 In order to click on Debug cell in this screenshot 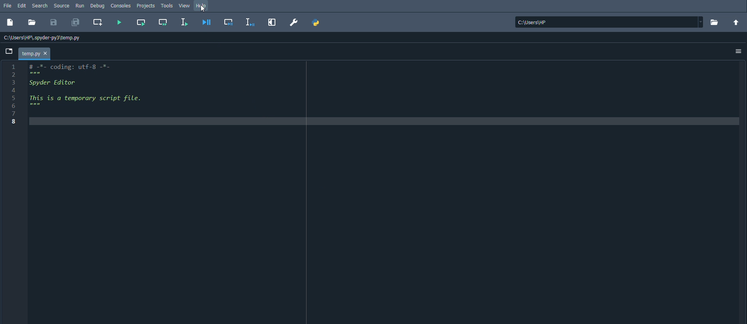, I will do `click(228, 22)`.